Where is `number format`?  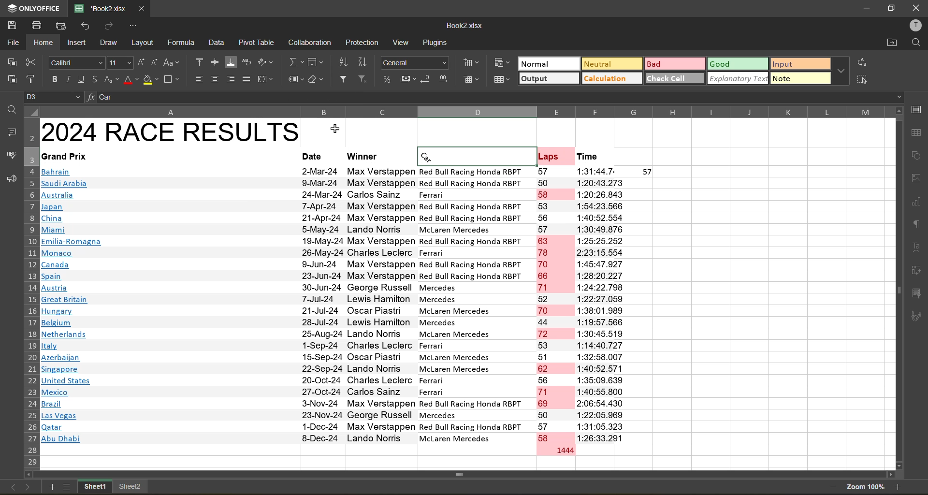 number format is located at coordinates (415, 63).